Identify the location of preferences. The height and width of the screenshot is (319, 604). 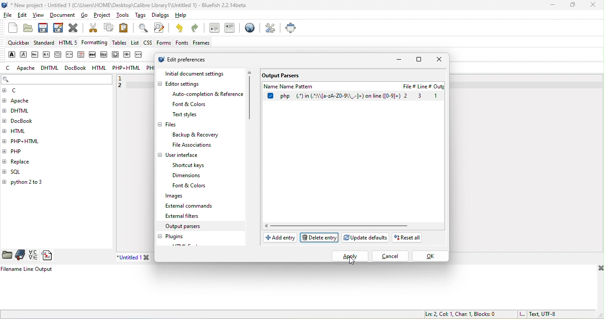
(271, 28).